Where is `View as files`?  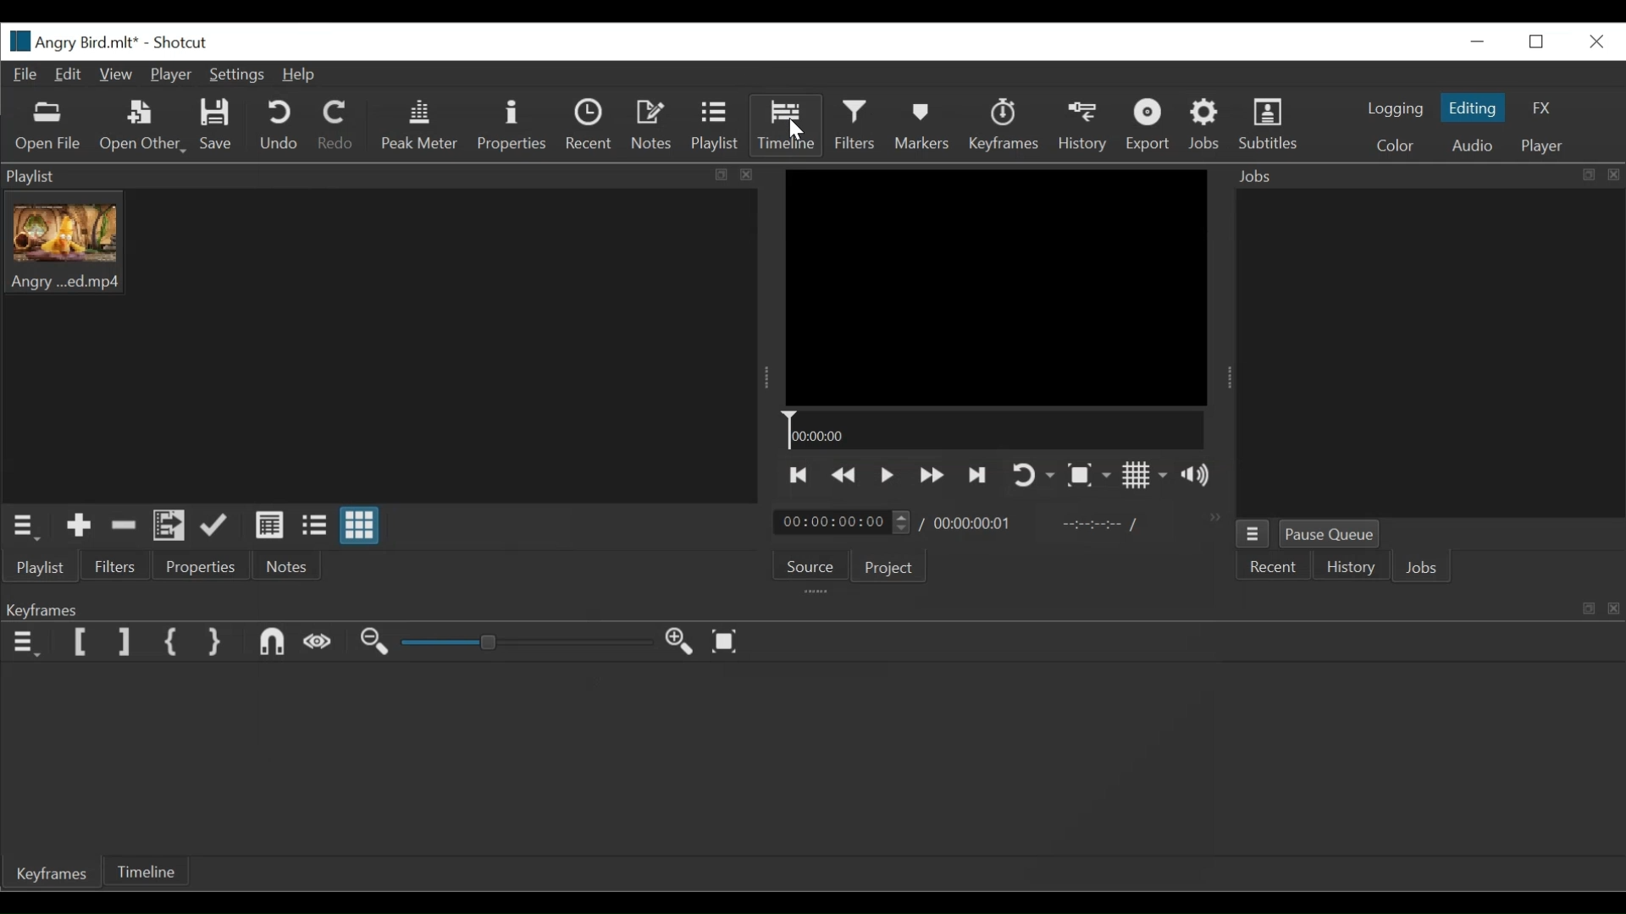 View as files is located at coordinates (316, 525).